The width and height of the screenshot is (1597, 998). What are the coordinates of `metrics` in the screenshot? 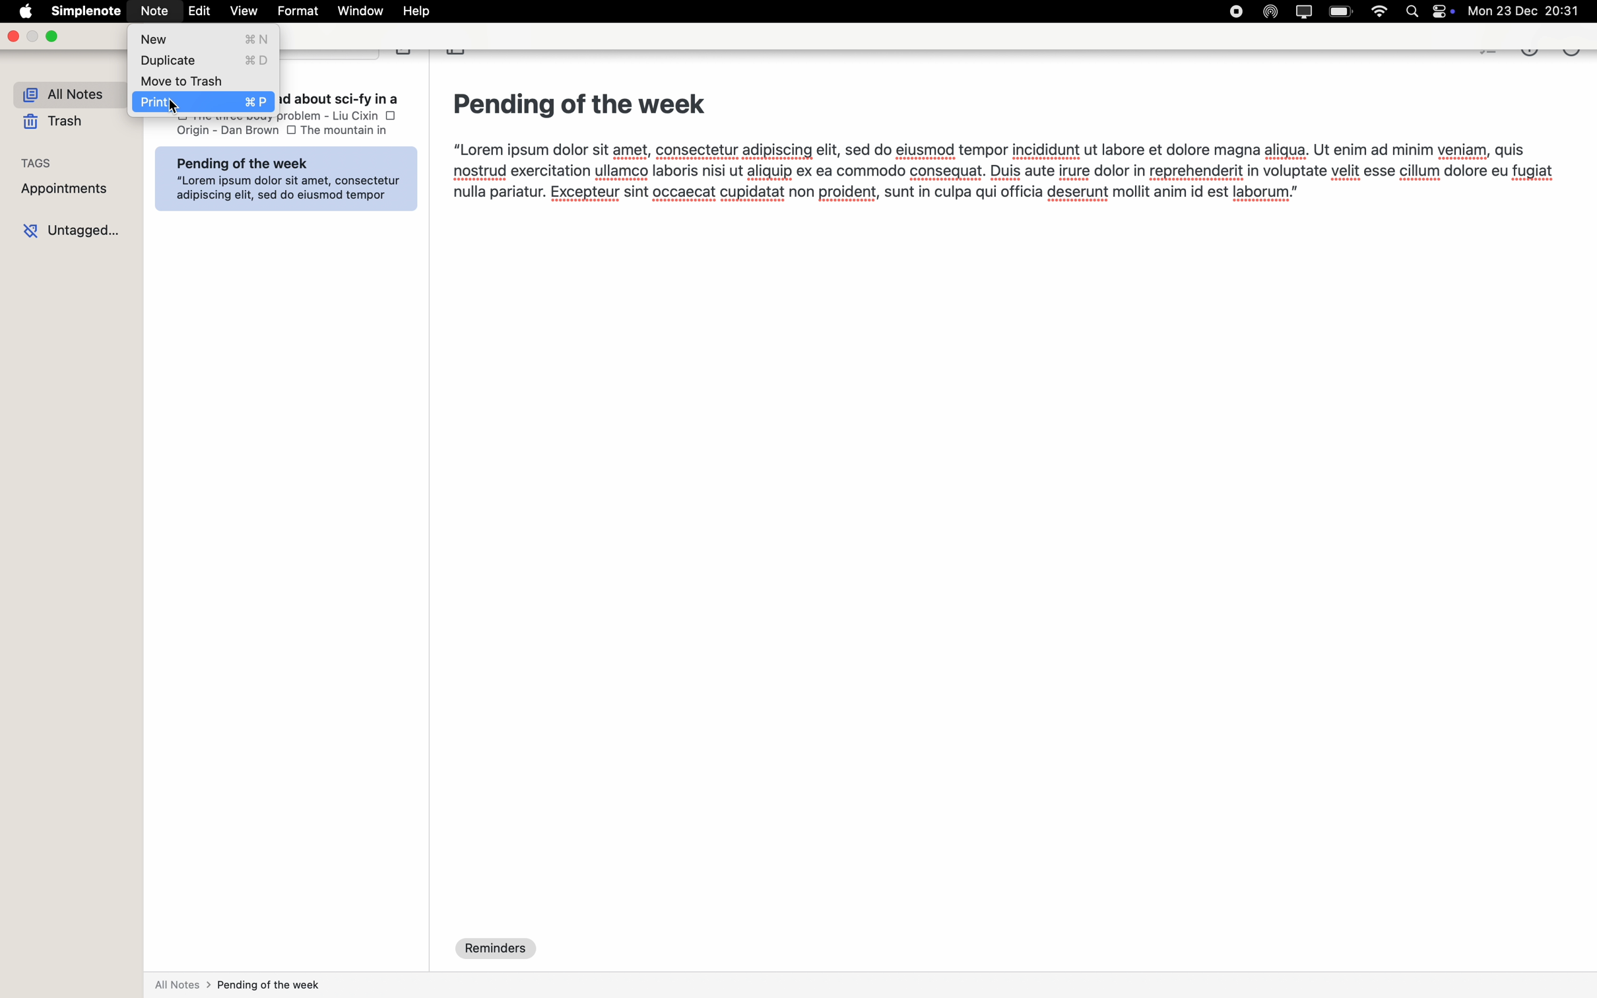 It's located at (1529, 57).